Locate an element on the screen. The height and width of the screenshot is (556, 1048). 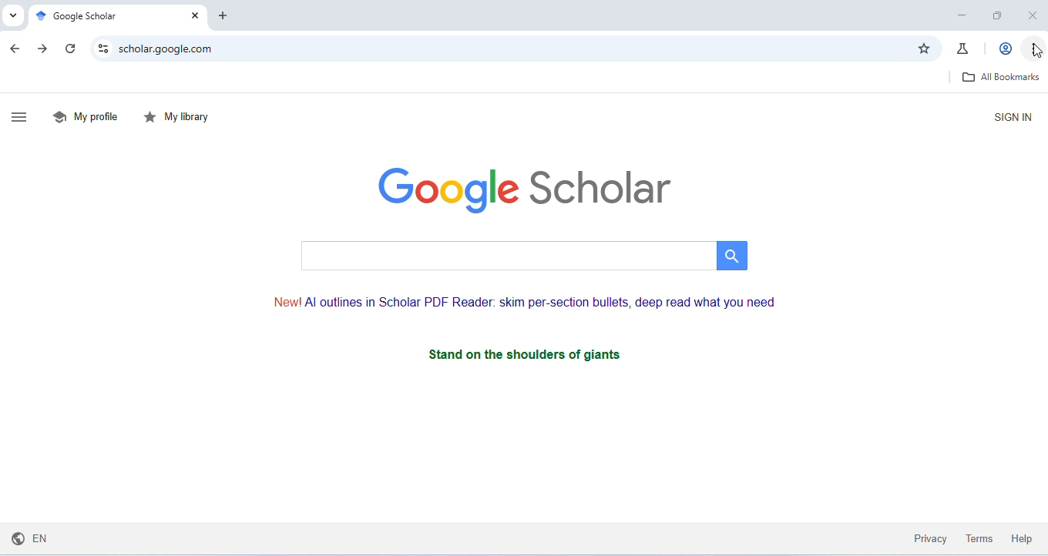
close tab is located at coordinates (193, 15).